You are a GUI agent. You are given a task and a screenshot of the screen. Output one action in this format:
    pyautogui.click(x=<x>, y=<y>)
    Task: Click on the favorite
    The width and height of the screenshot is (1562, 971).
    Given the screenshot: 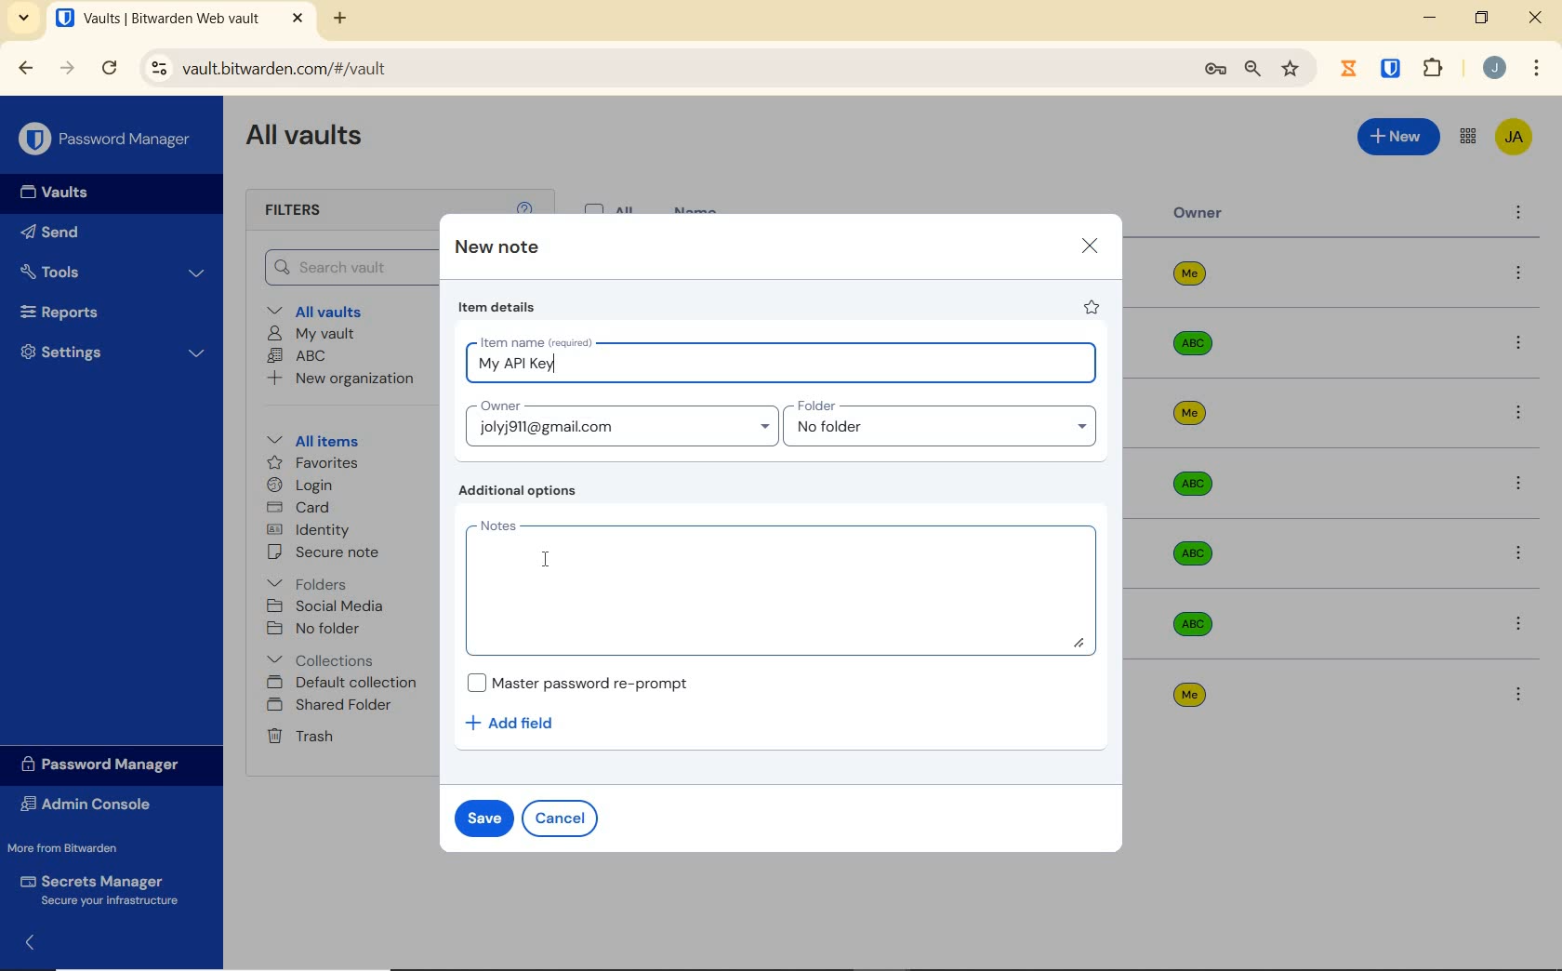 What is the action you would take?
    pyautogui.click(x=1092, y=310)
    